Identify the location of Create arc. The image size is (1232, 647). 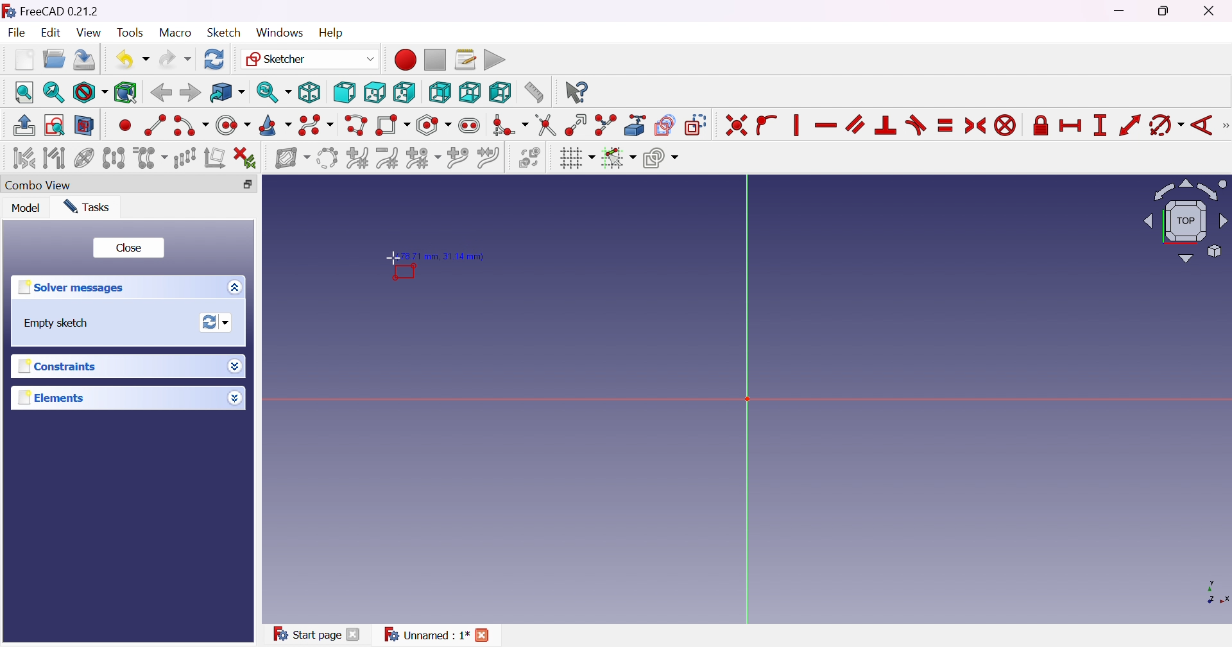
(190, 128).